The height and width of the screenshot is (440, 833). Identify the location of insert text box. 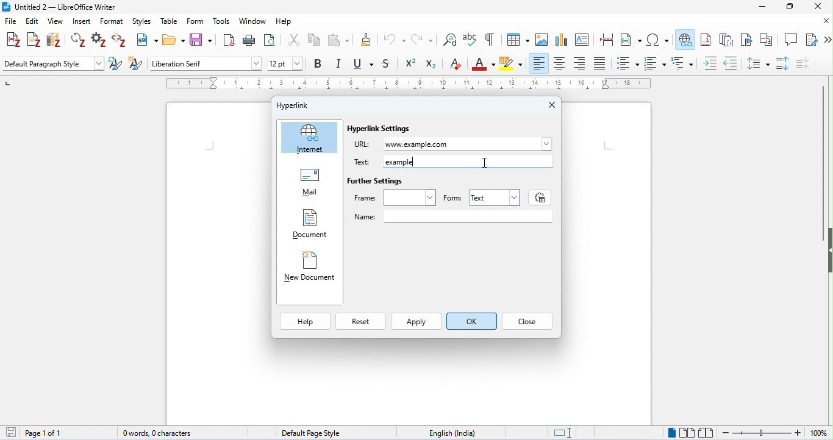
(585, 40).